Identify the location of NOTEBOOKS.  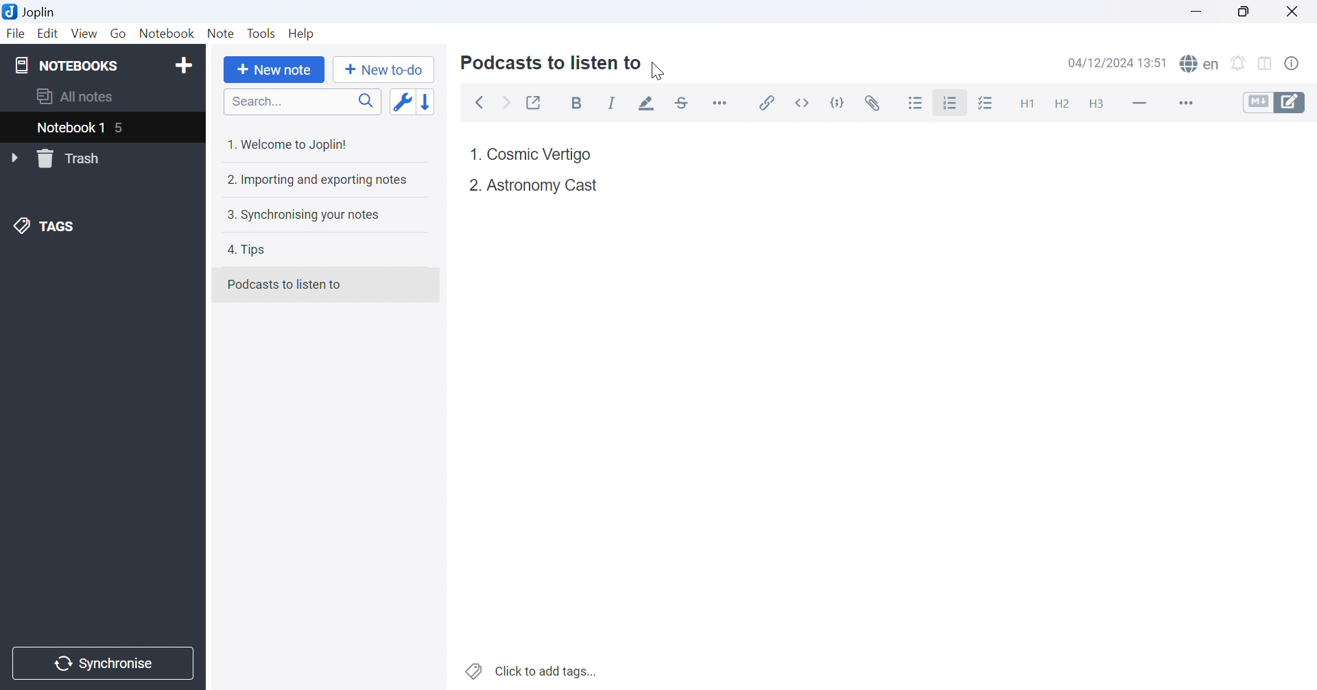
(67, 64).